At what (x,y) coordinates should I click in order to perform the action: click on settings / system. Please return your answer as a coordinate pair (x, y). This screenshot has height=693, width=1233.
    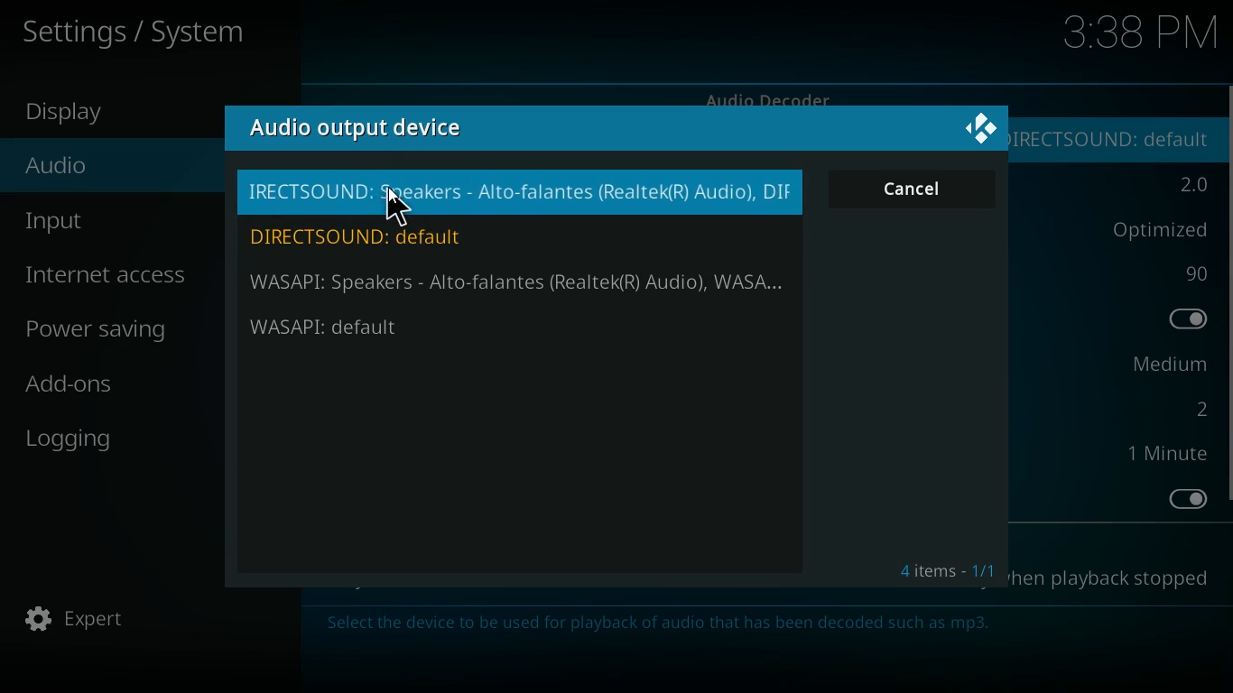
    Looking at the image, I should click on (144, 30).